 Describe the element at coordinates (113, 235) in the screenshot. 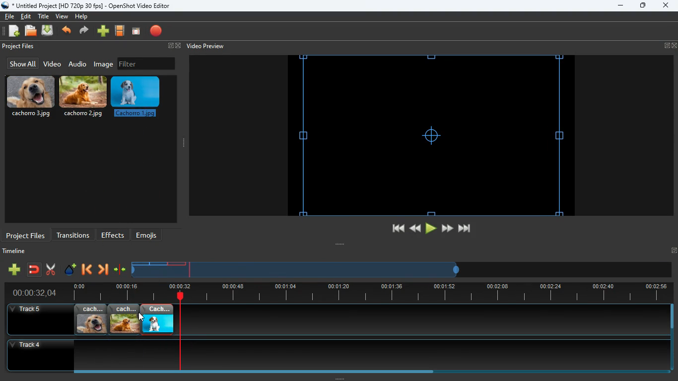

I see `effects` at that location.